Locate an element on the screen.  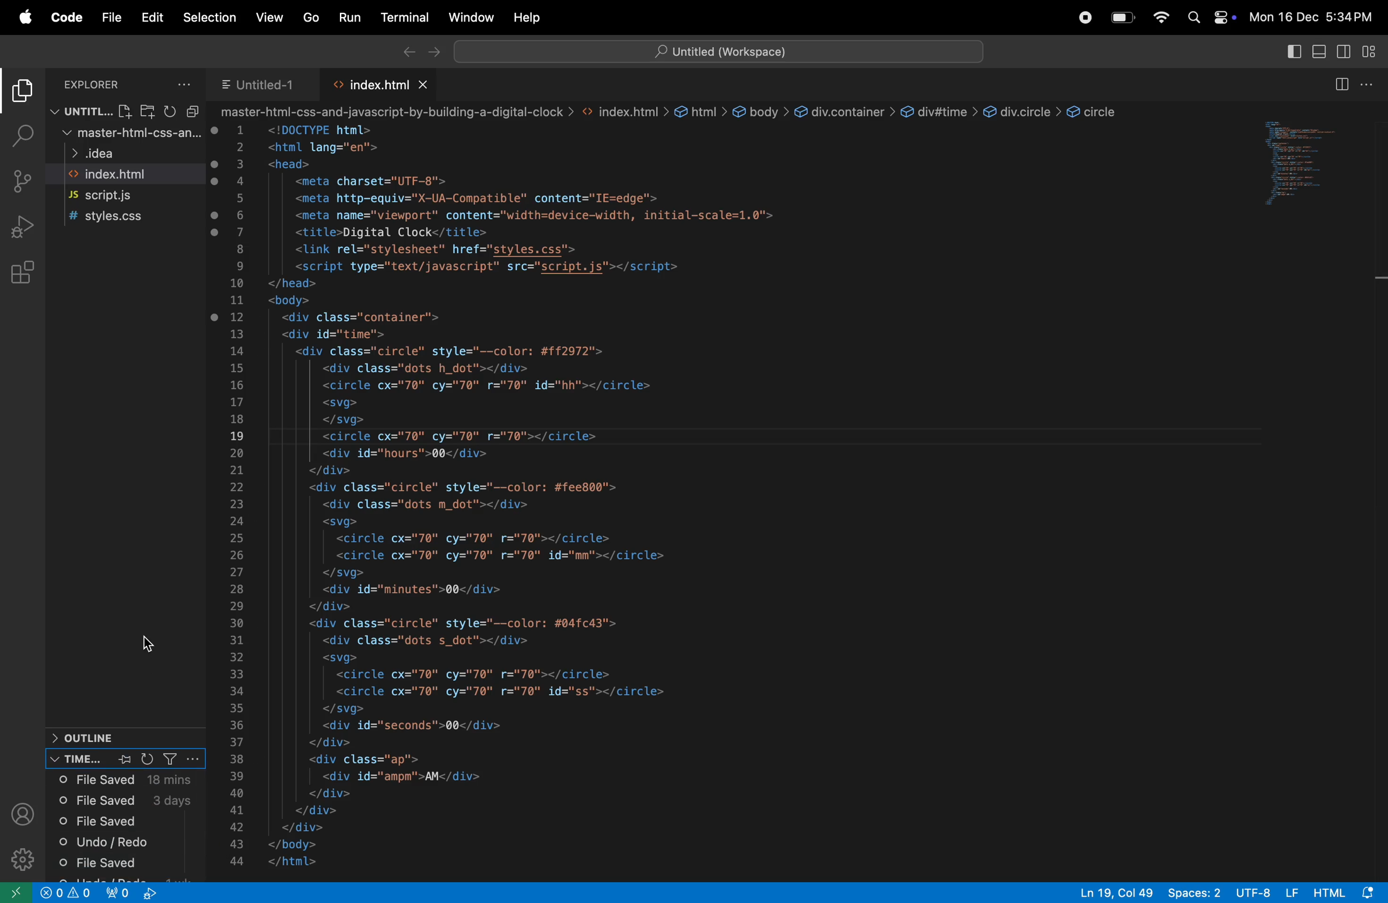
numbers is located at coordinates (238, 496).